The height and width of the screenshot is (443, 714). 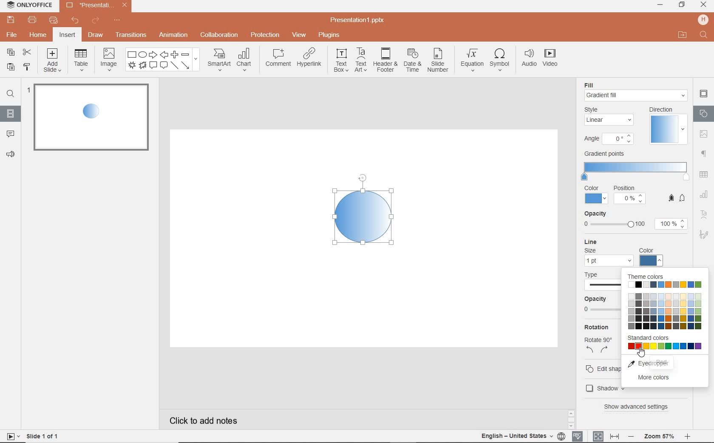 What do you see at coordinates (53, 61) in the screenshot?
I see `add slide` at bounding box center [53, 61].